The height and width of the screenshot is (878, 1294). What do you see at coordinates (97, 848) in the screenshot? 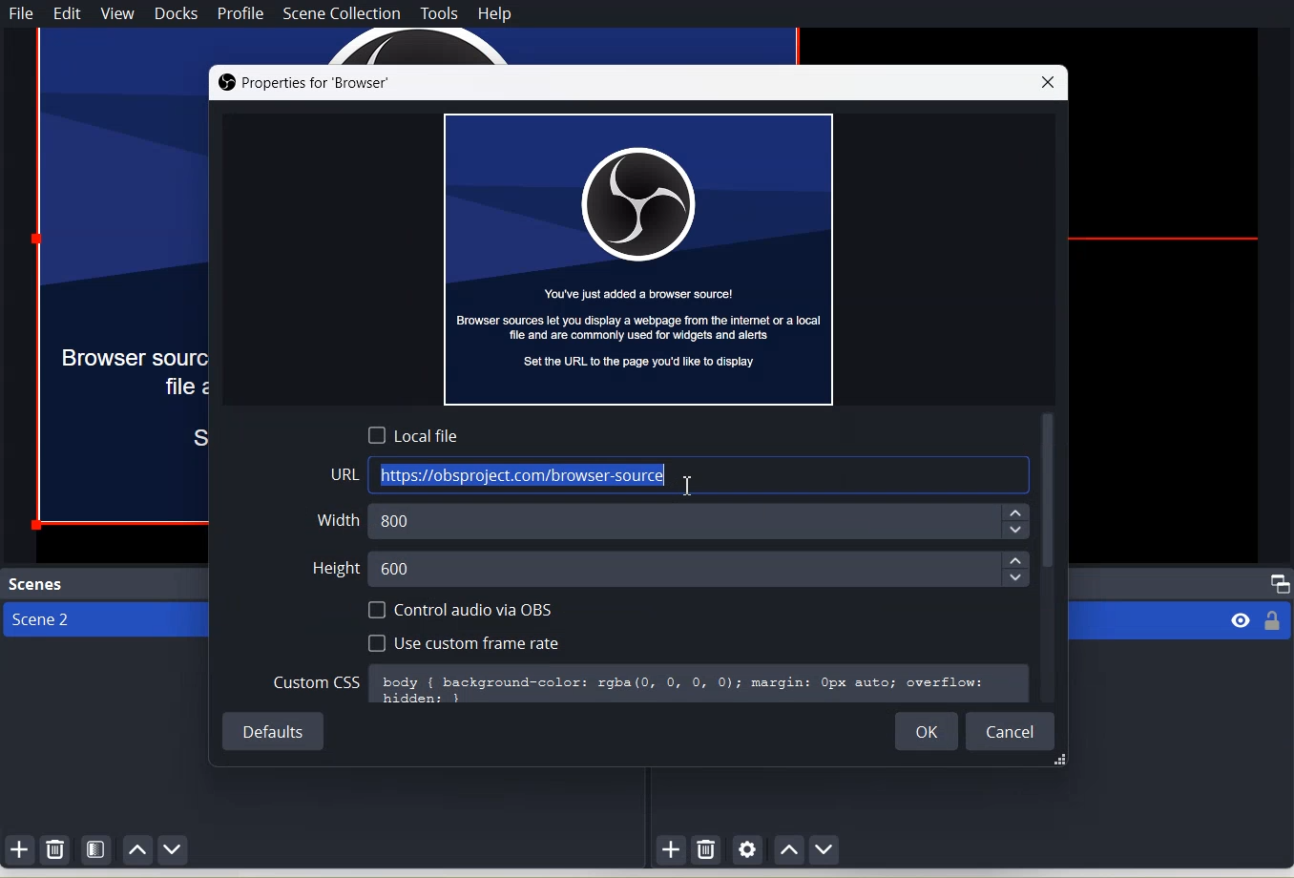
I see `Open Scene Filter` at bounding box center [97, 848].